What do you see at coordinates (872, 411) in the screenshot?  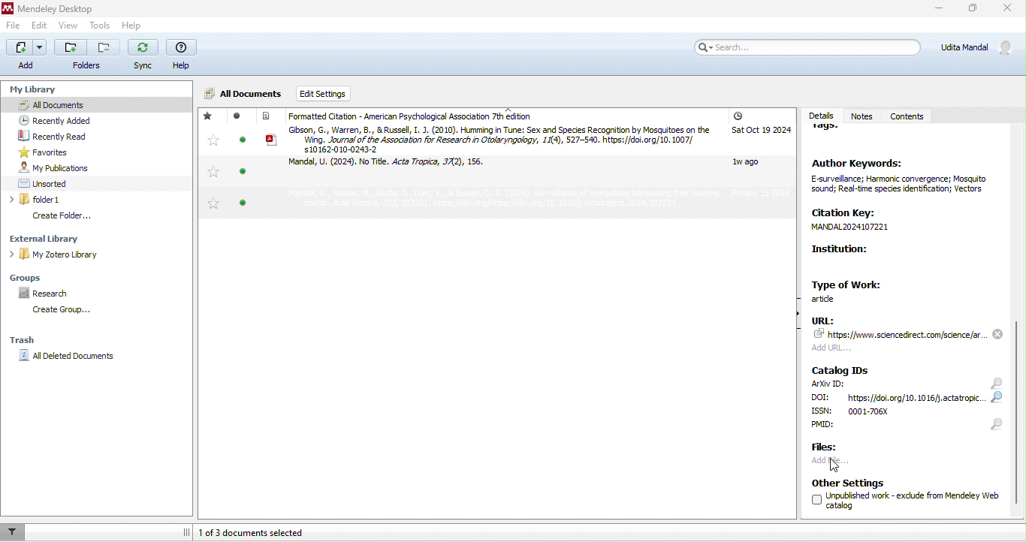 I see `ISSN` at bounding box center [872, 411].